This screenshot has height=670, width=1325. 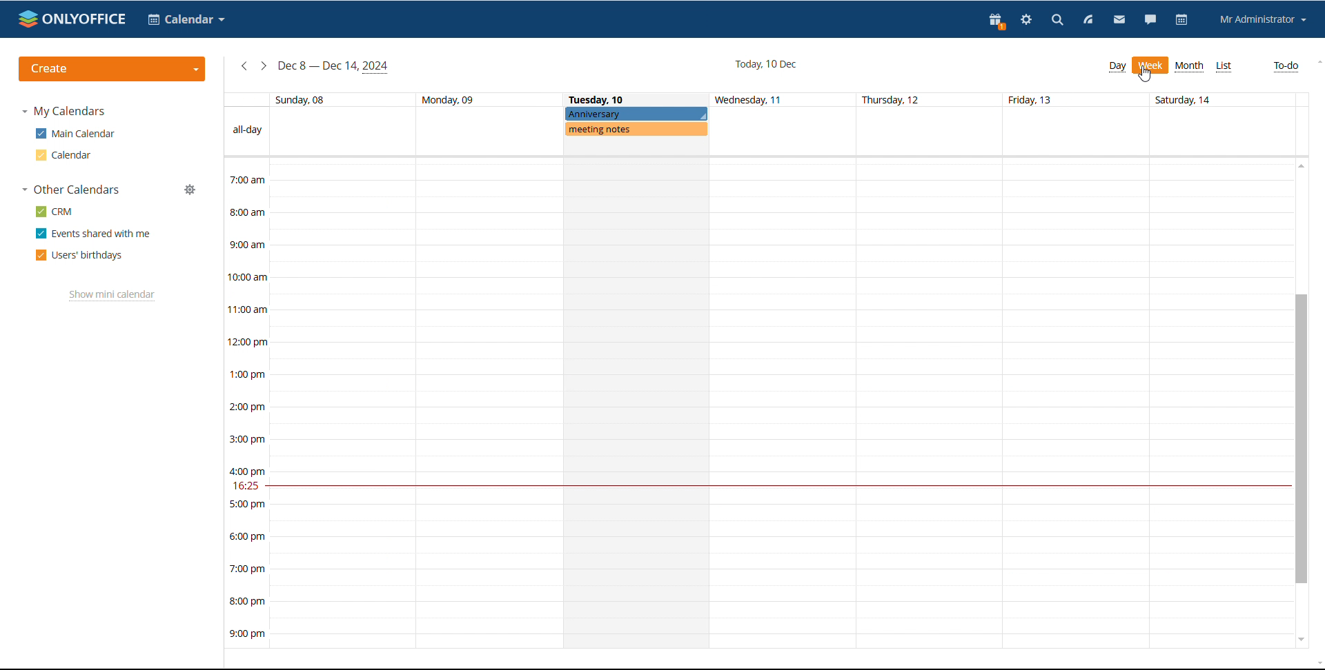 What do you see at coordinates (1145, 75) in the screenshot?
I see `cursor` at bounding box center [1145, 75].